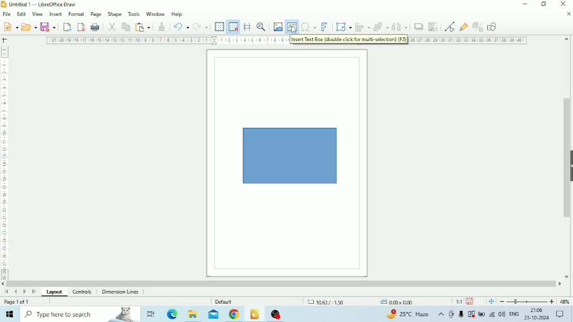 Image resolution: width=573 pixels, height=322 pixels. Describe the element at coordinates (537, 318) in the screenshot. I see `Date` at that location.